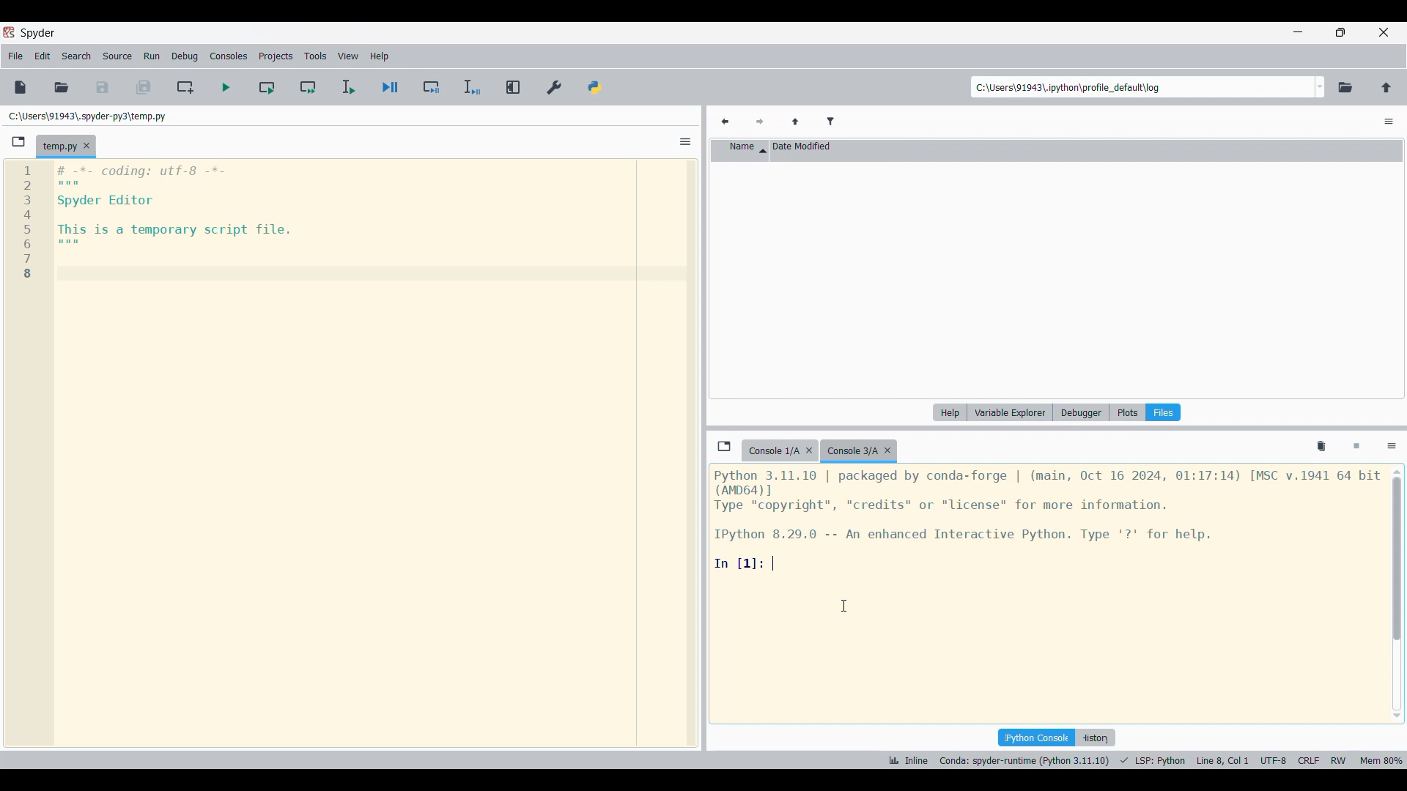  Describe the element at coordinates (391, 87) in the screenshot. I see `Debug file` at that location.